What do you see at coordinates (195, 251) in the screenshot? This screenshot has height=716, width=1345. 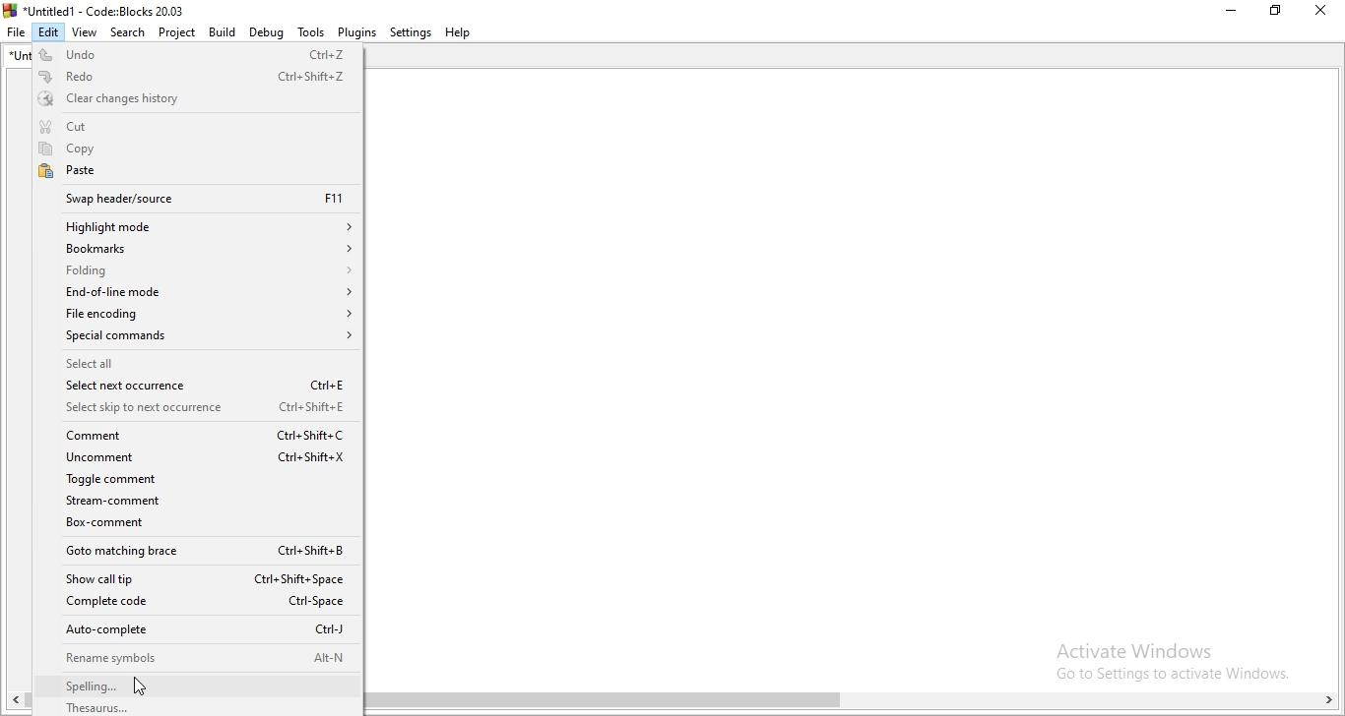 I see `Bookmarks` at bounding box center [195, 251].